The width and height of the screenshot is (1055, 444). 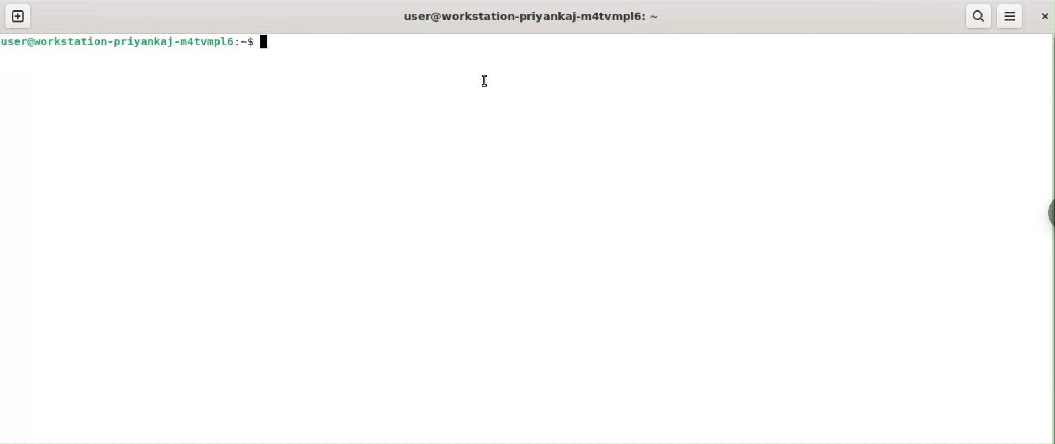 What do you see at coordinates (544, 17) in the screenshot?
I see `user@workstation-priyankaj-m4tvmpl6:6 ~` at bounding box center [544, 17].